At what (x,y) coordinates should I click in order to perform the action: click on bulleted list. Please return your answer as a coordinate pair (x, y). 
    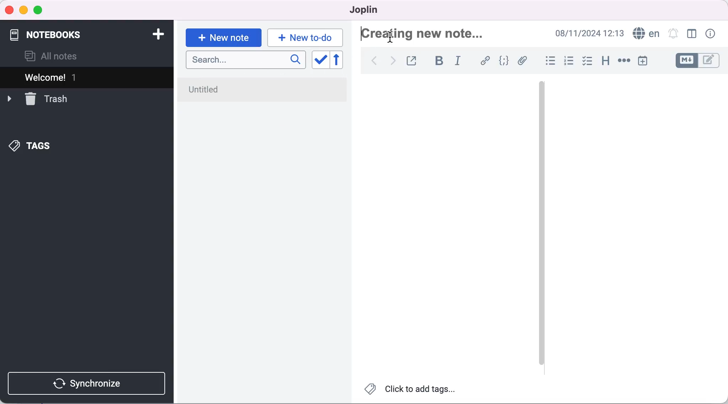
    Looking at the image, I should click on (550, 62).